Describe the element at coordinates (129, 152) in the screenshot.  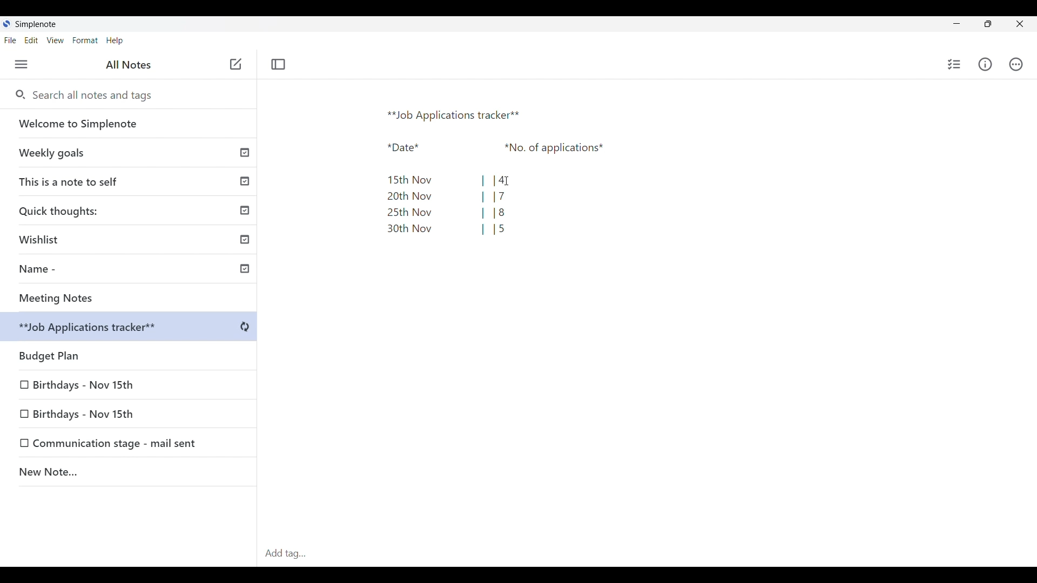
I see `Weekly goals` at that location.